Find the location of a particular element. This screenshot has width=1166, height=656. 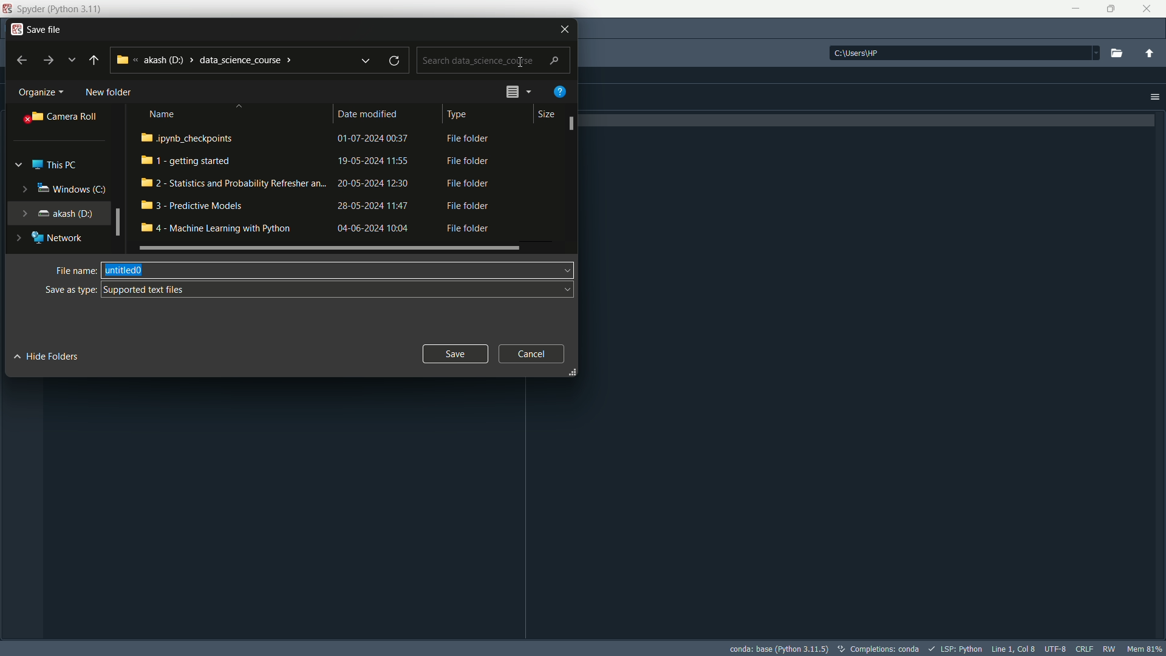

type is located at coordinates (457, 113).